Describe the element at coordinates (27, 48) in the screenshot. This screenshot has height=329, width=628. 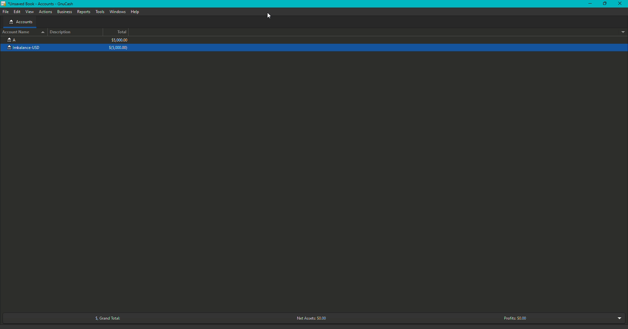
I see `Imbalance` at that location.